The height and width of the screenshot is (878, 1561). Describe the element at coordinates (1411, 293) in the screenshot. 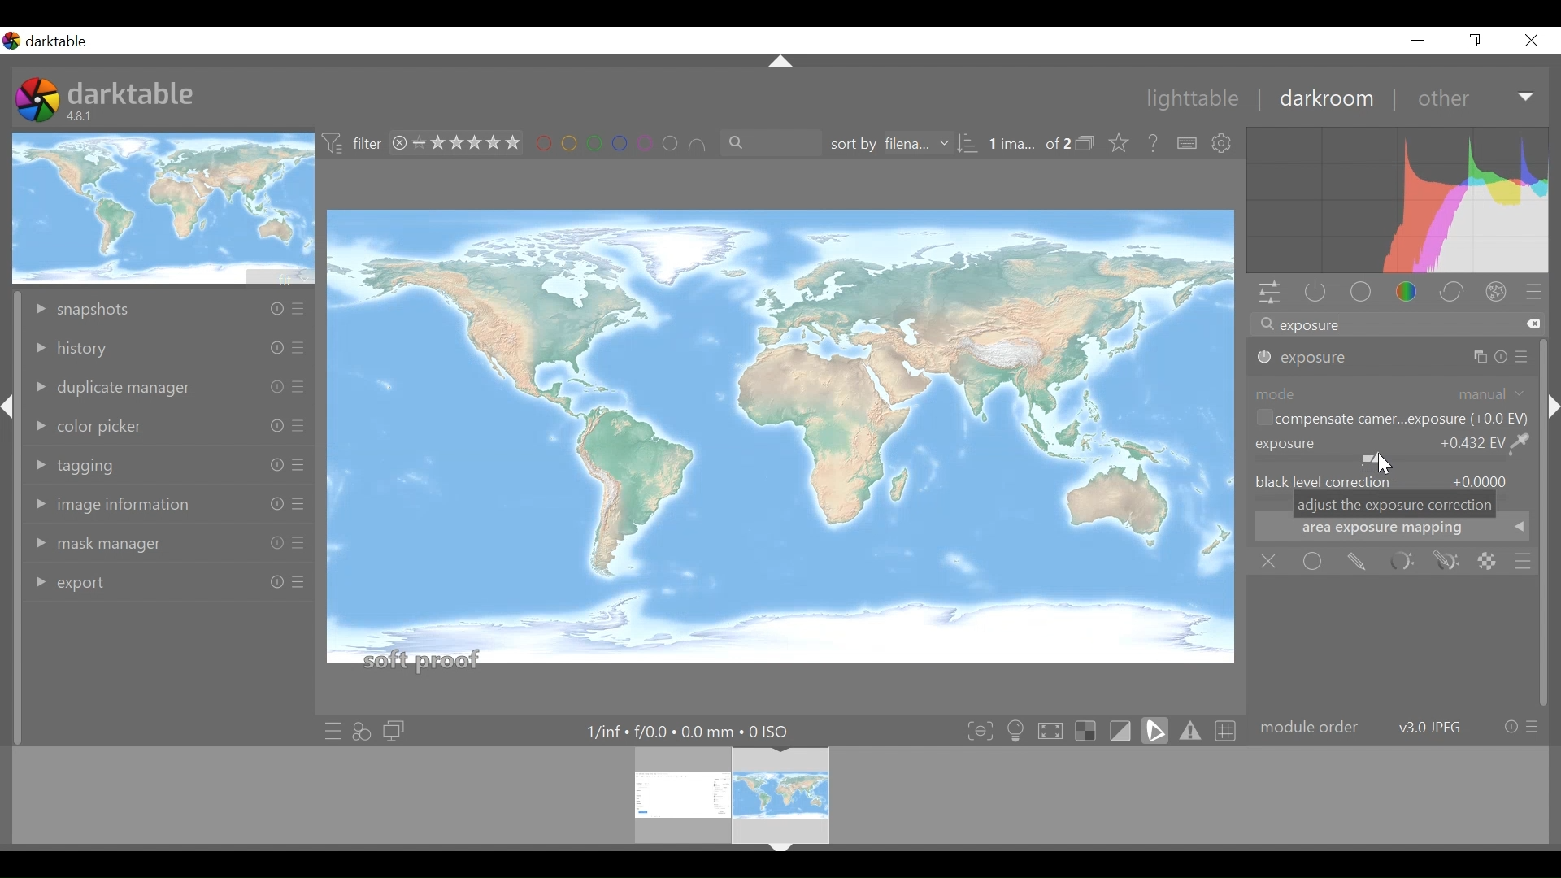

I see `color` at that location.